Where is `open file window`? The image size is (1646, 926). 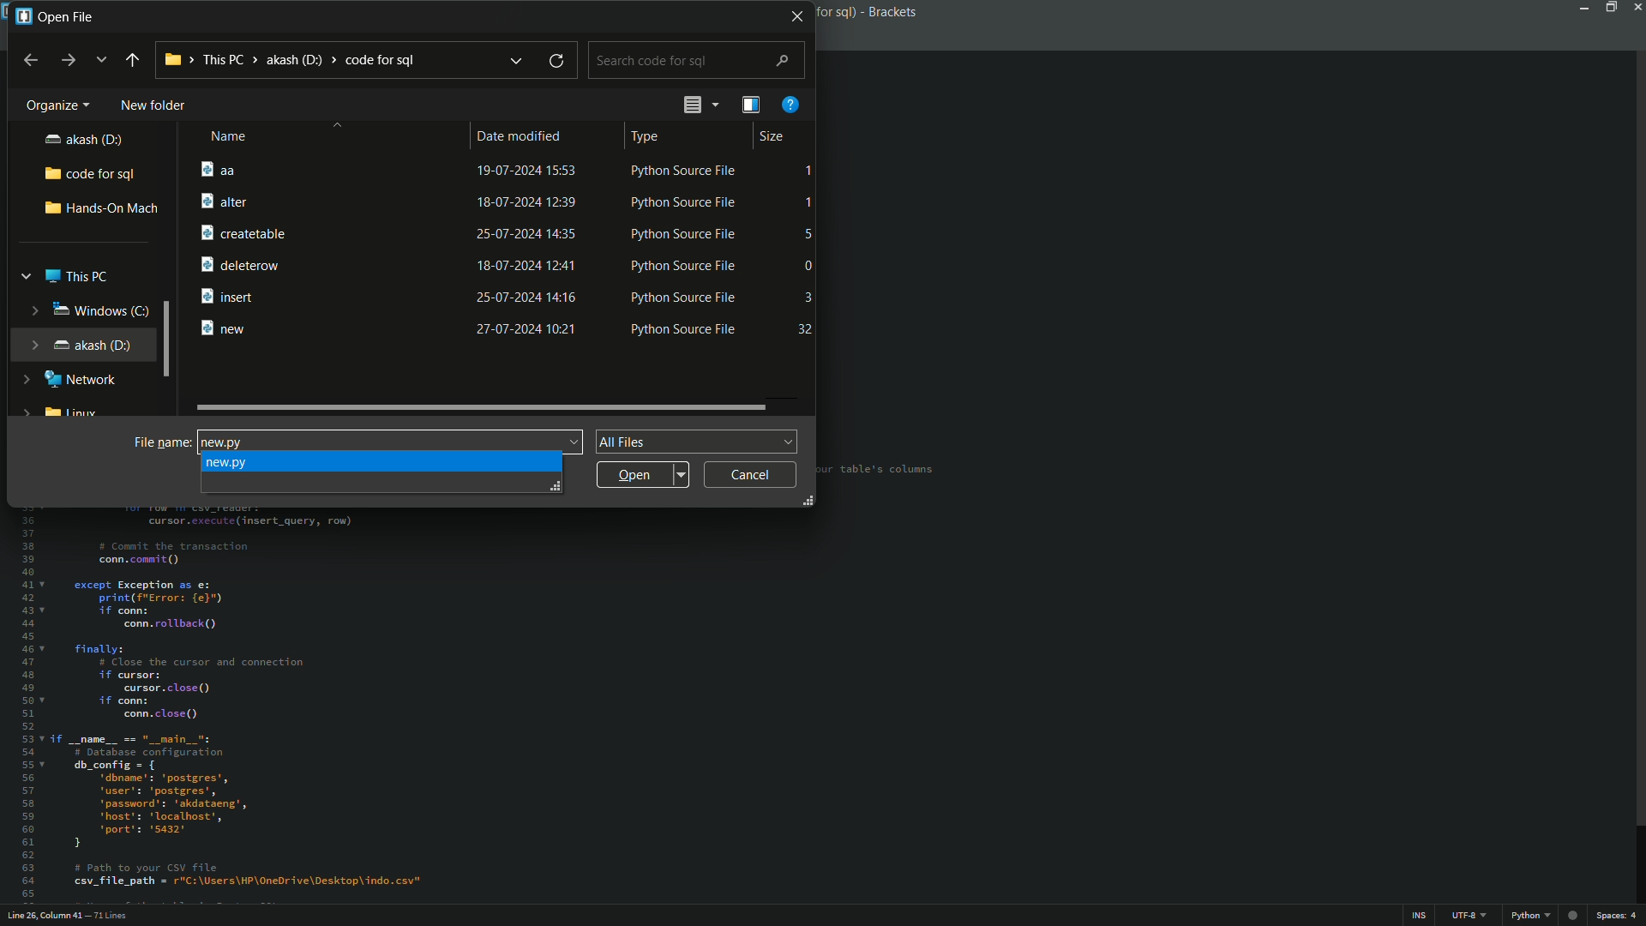 open file window is located at coordinates (67, 17).